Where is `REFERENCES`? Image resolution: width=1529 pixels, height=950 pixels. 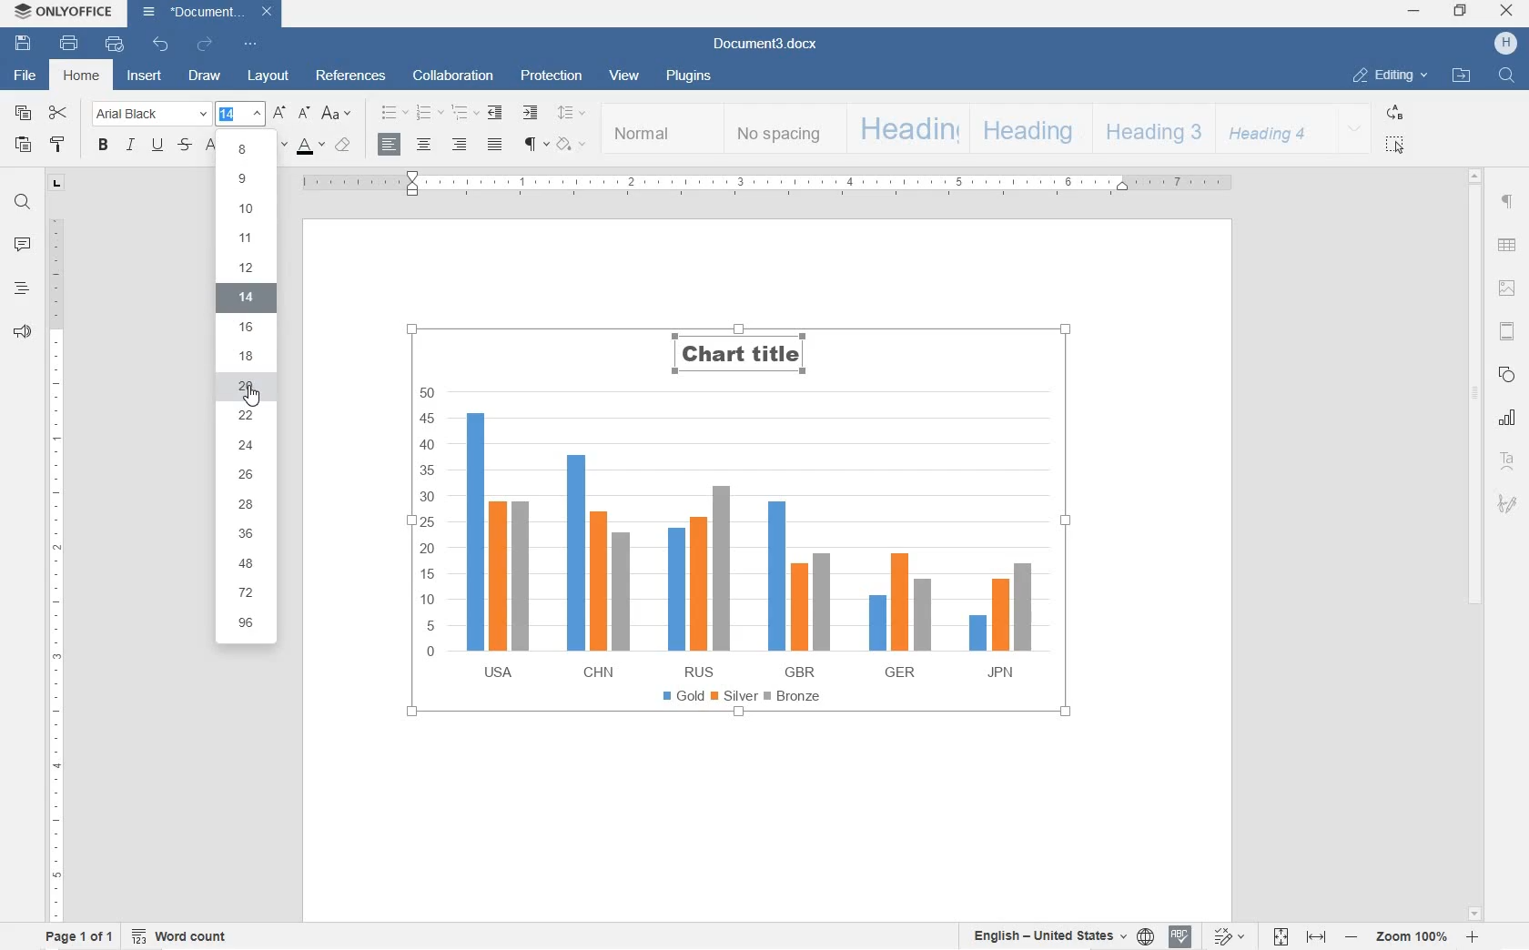
REFERENCES is located at coordinates (351, 74).